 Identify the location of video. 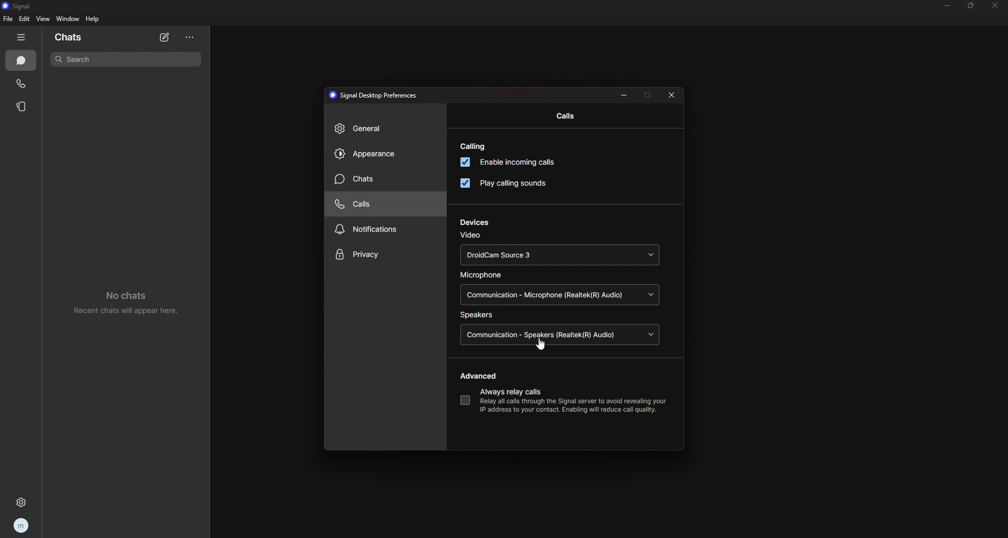
(470, 235).